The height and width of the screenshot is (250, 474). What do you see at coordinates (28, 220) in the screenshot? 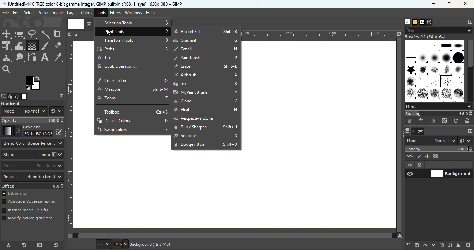
I see `Mode active gradient` at bounding box center [28, 220].